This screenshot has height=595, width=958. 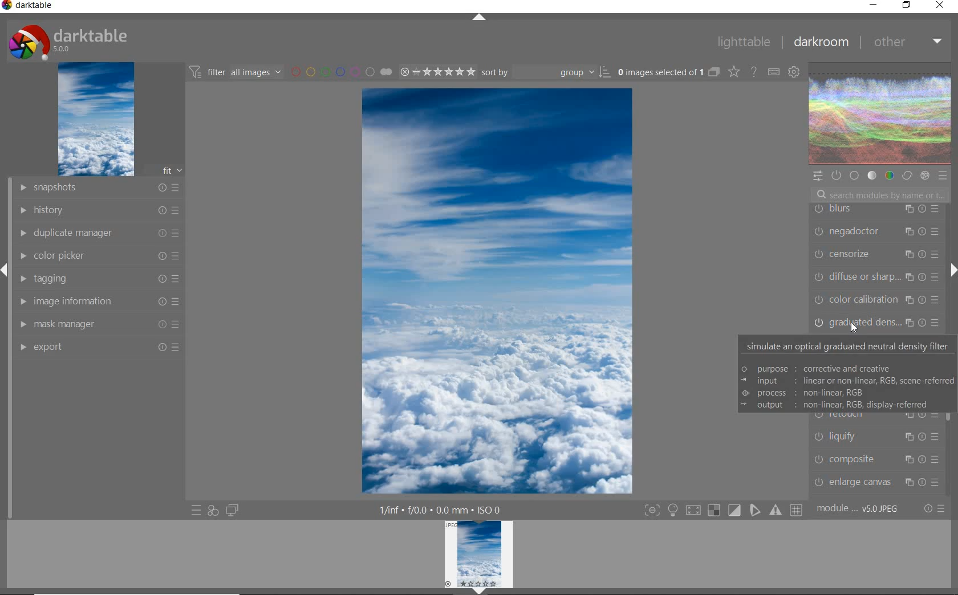 I want to click on FILTER BY IMAGE COLOR LABEL, so click(x=340, y=71).